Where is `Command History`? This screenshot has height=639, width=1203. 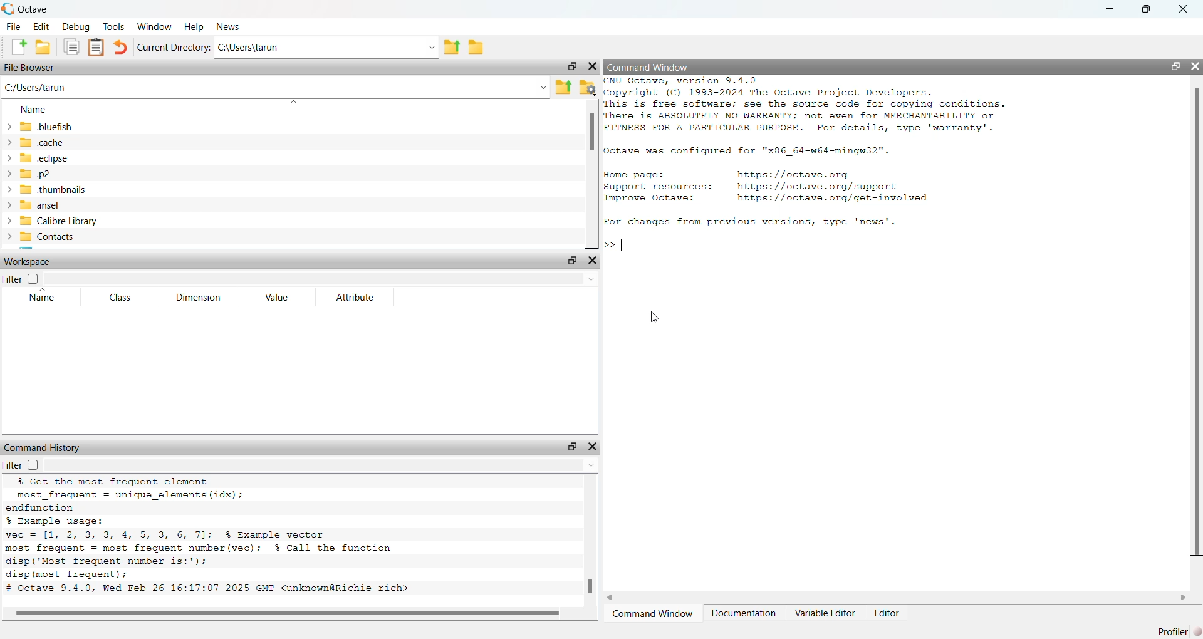
Command History is located at coordinates (43, 447).